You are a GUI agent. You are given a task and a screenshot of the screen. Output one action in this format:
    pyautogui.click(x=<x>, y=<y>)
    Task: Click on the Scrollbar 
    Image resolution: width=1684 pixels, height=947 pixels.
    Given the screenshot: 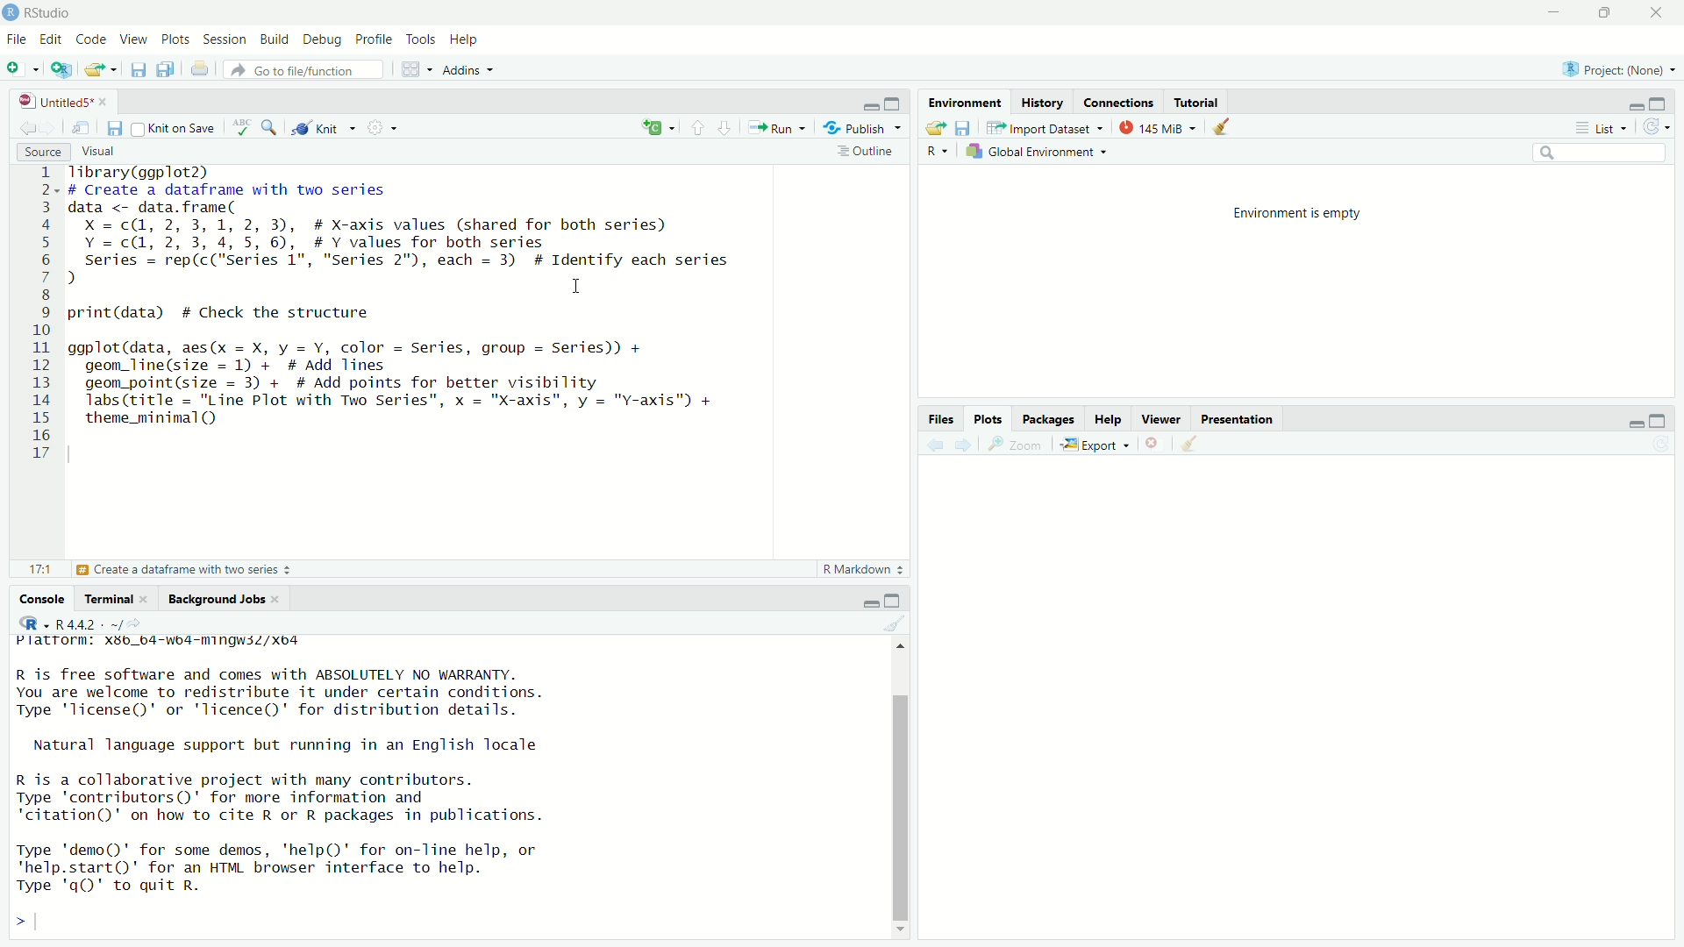 What is the action you would take?
    pyautogui.click(x=901, y=794)
    